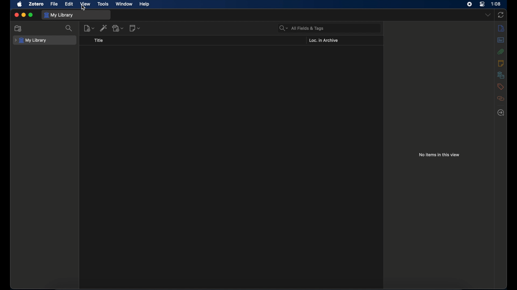 The image size is (517, 290). I want to click on cursor, so click(84, 7).